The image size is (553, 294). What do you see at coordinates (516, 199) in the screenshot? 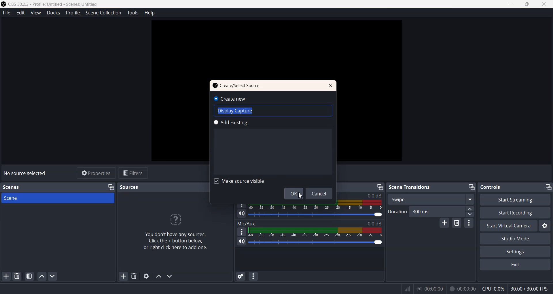
I see `Start Streaming` at bounding box center [516, 199].